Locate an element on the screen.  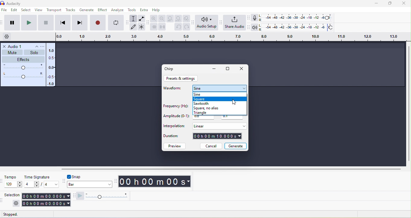
presets & settings is located at coordinates (181, 79).